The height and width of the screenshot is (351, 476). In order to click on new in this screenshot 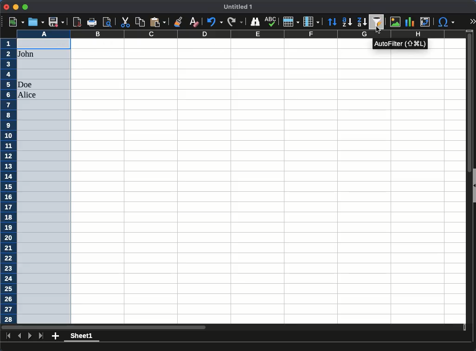, I will do `click(17, 22)`.